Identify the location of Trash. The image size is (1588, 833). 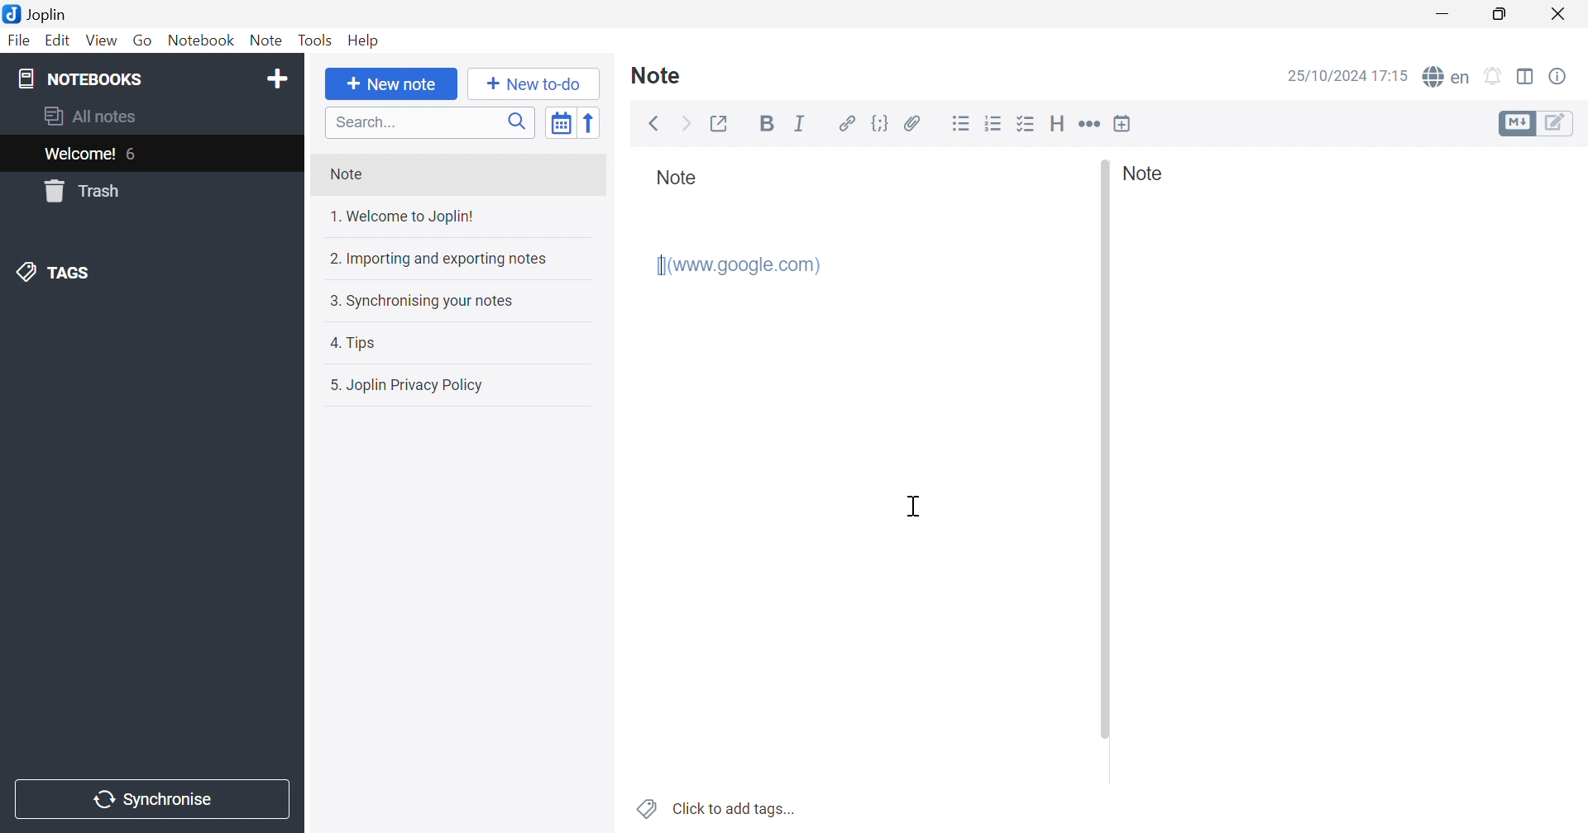
(148, 191).